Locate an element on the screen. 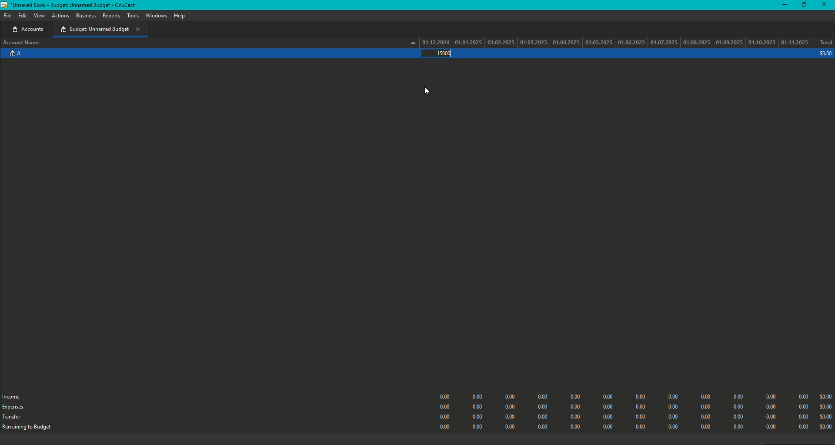 This screenshot has height=445, width=835. Windows is located at coordinates (156, 16).